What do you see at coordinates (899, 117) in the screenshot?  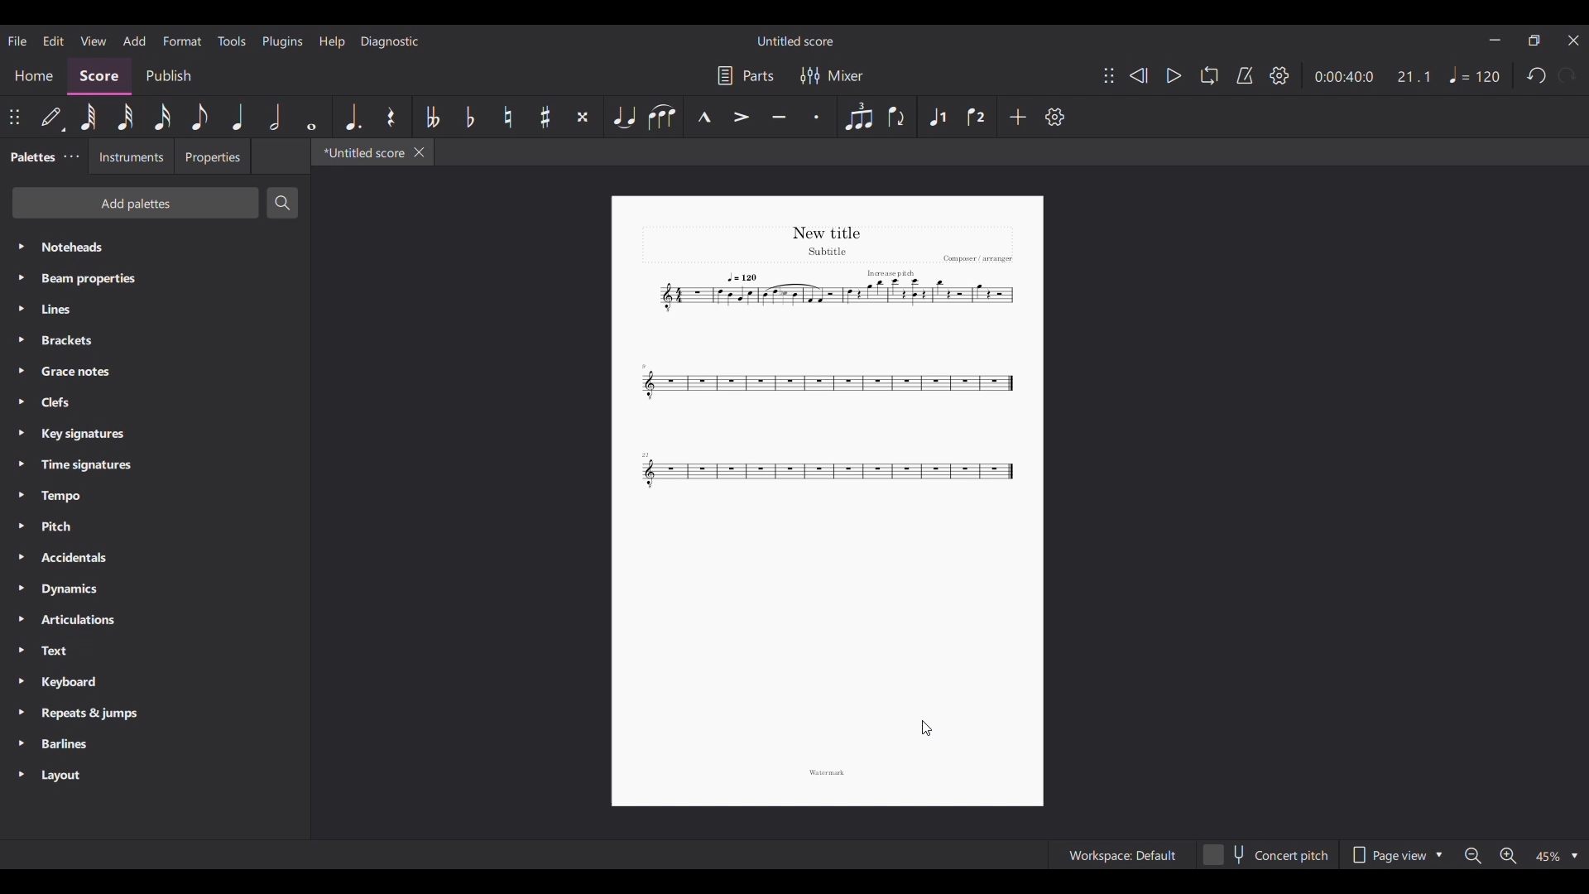 I see `Flip direction` at bounding box center [899, 117].